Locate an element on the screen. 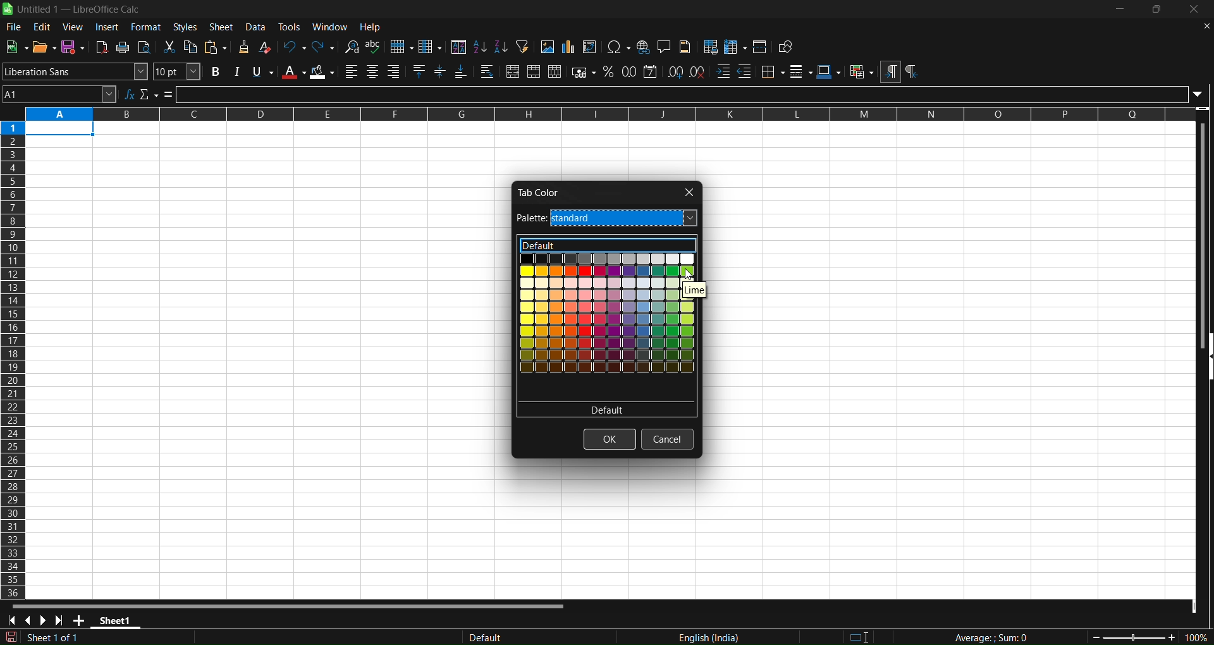 This screenshot has width=1214, height=645. show draw functions is located at coordinates (787, 48).